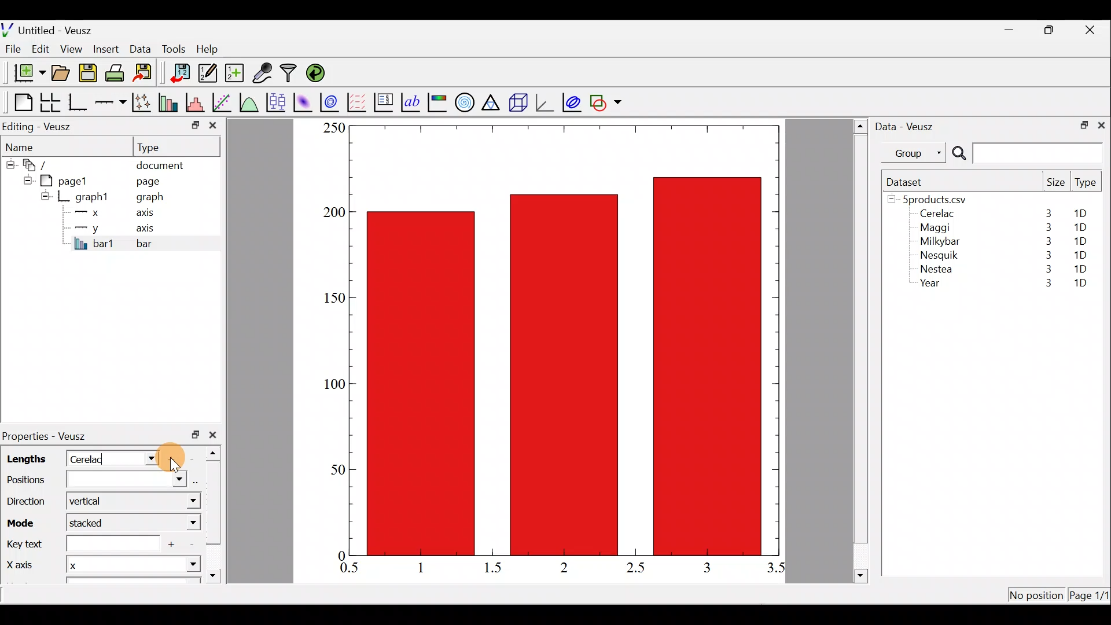 The width and height of the screenshot is (1111, 625). I want to click on scroll bar, so click(216, 512).